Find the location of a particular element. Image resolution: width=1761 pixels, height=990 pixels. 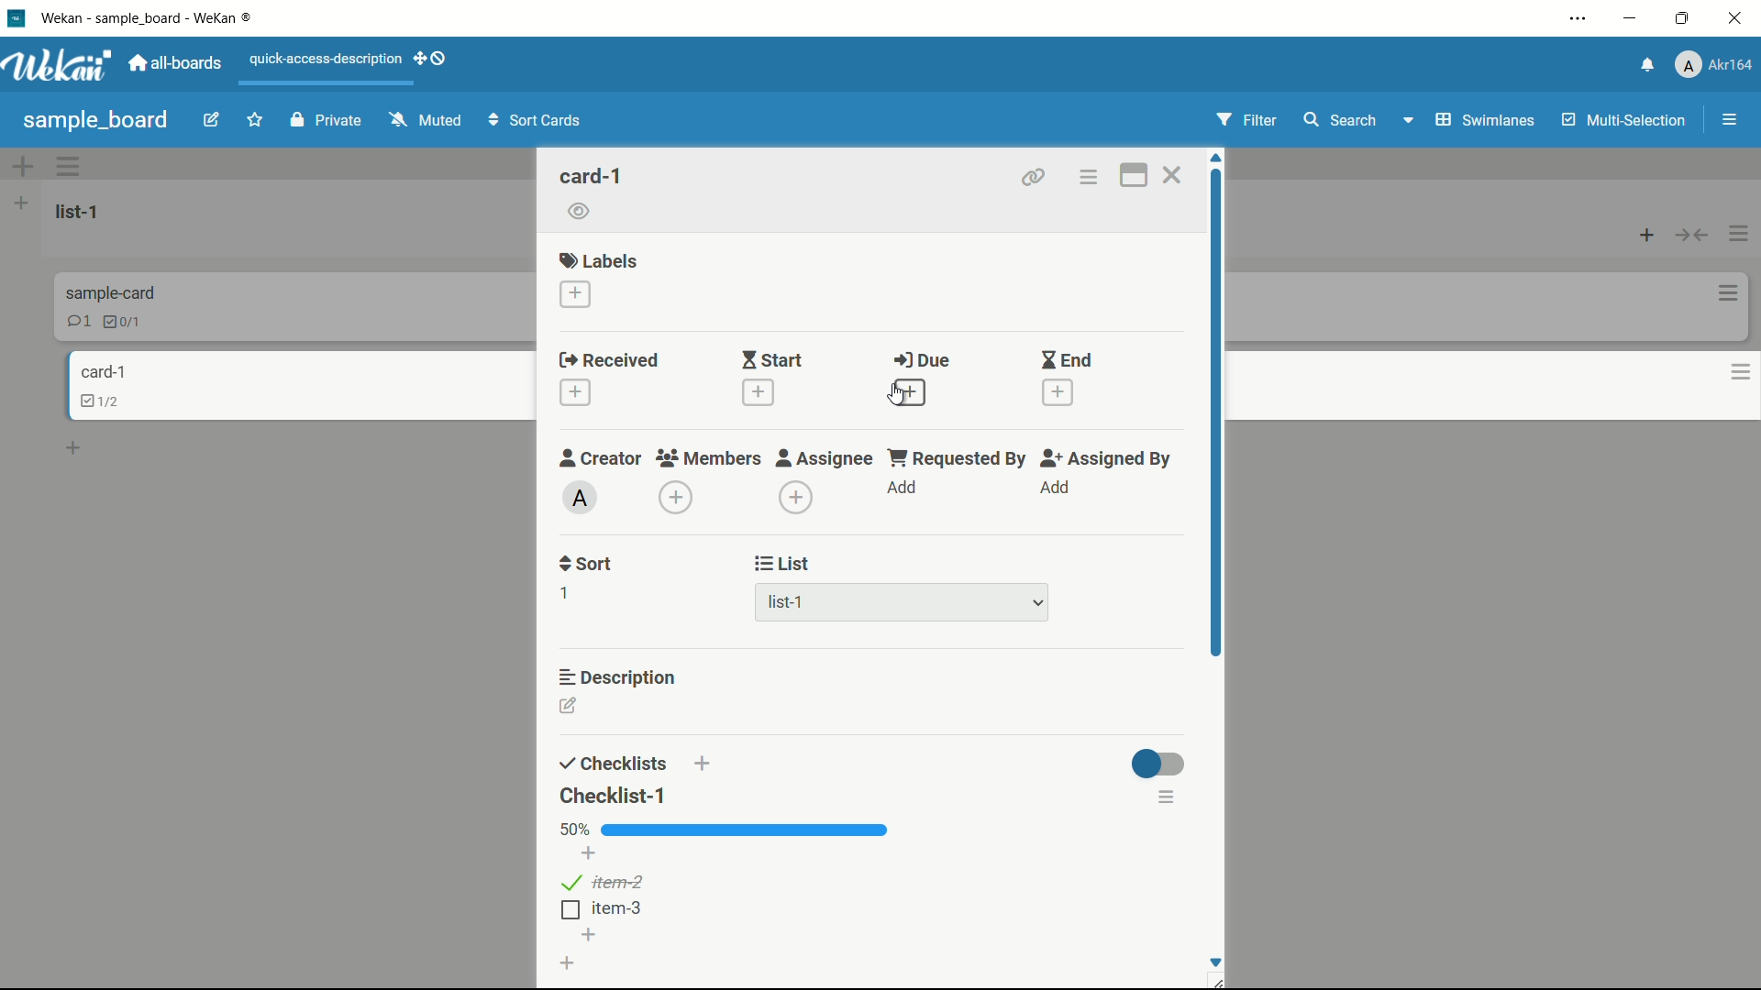

members is located at coordinates (706, 458).